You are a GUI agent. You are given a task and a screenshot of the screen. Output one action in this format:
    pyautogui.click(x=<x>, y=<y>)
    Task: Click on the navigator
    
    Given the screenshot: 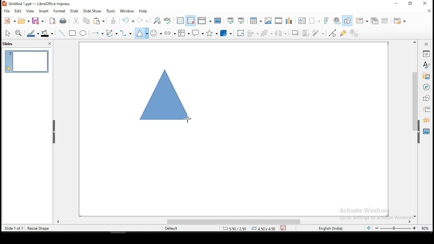 What is the action you would take?
    pyautogui.click(x=427, y=88)
    